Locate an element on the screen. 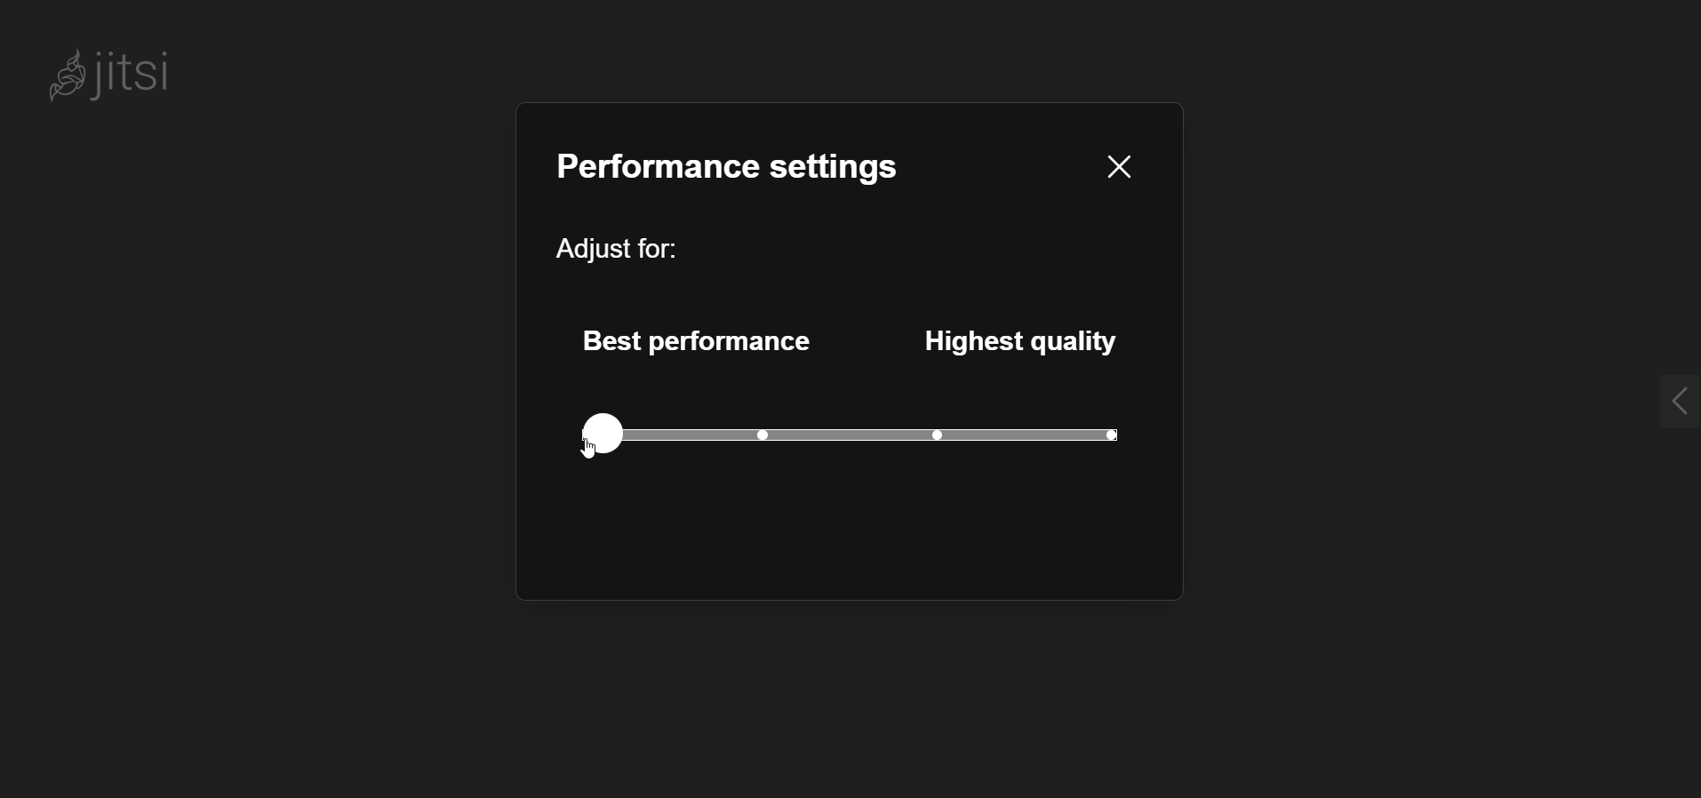 This screenshot has height=798, width=1701. quality level is located at coordinates (850, 433).